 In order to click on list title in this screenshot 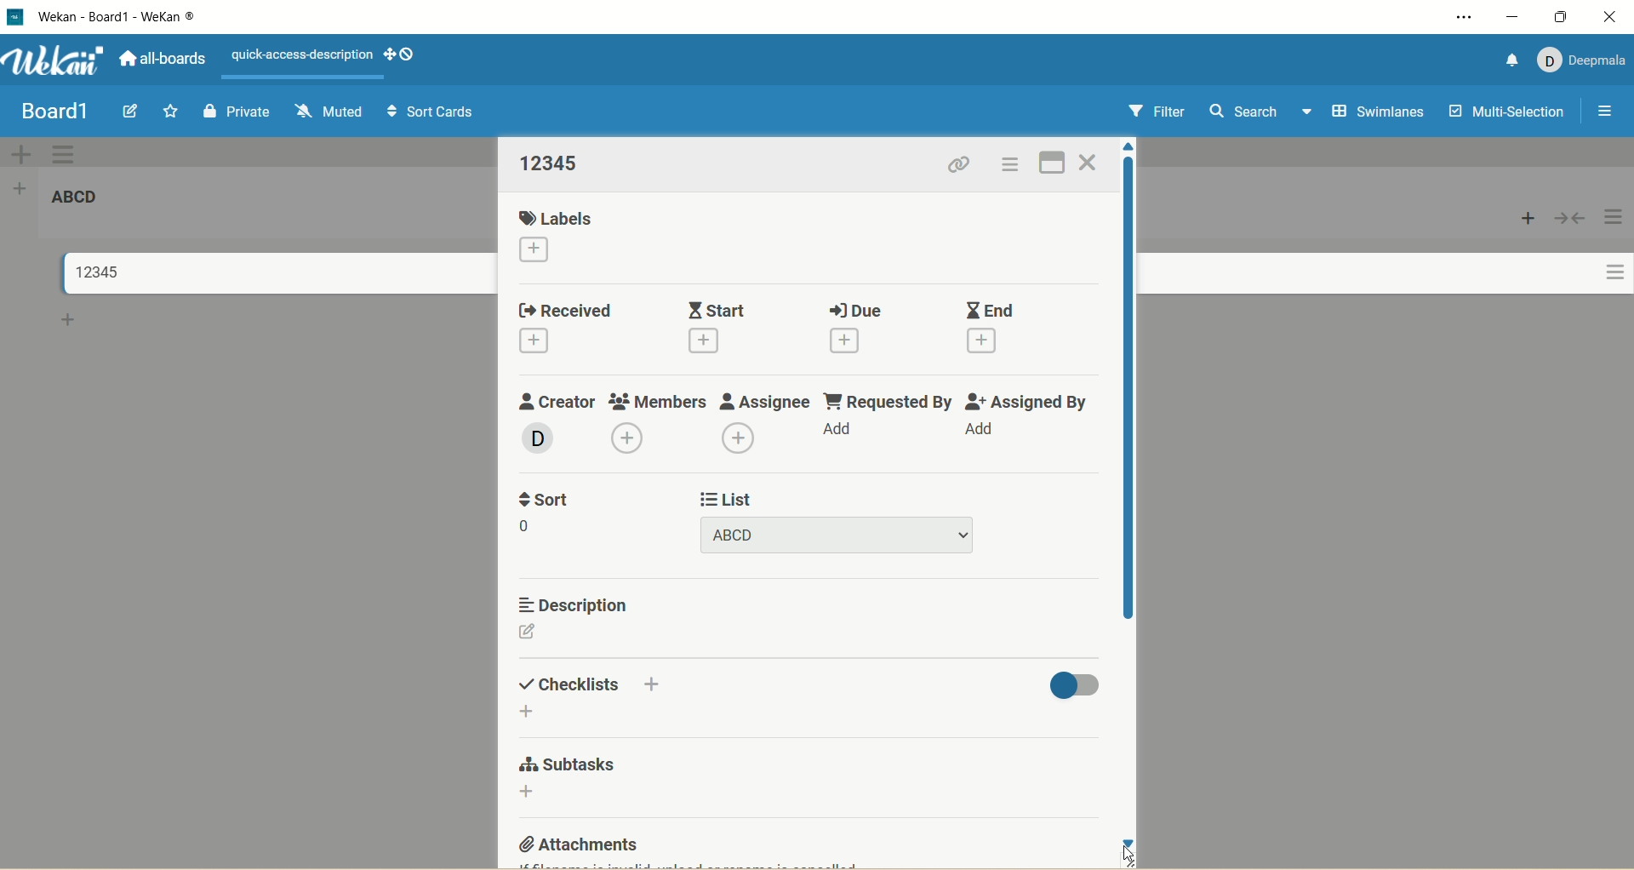, I will do `click(83, 202)`.